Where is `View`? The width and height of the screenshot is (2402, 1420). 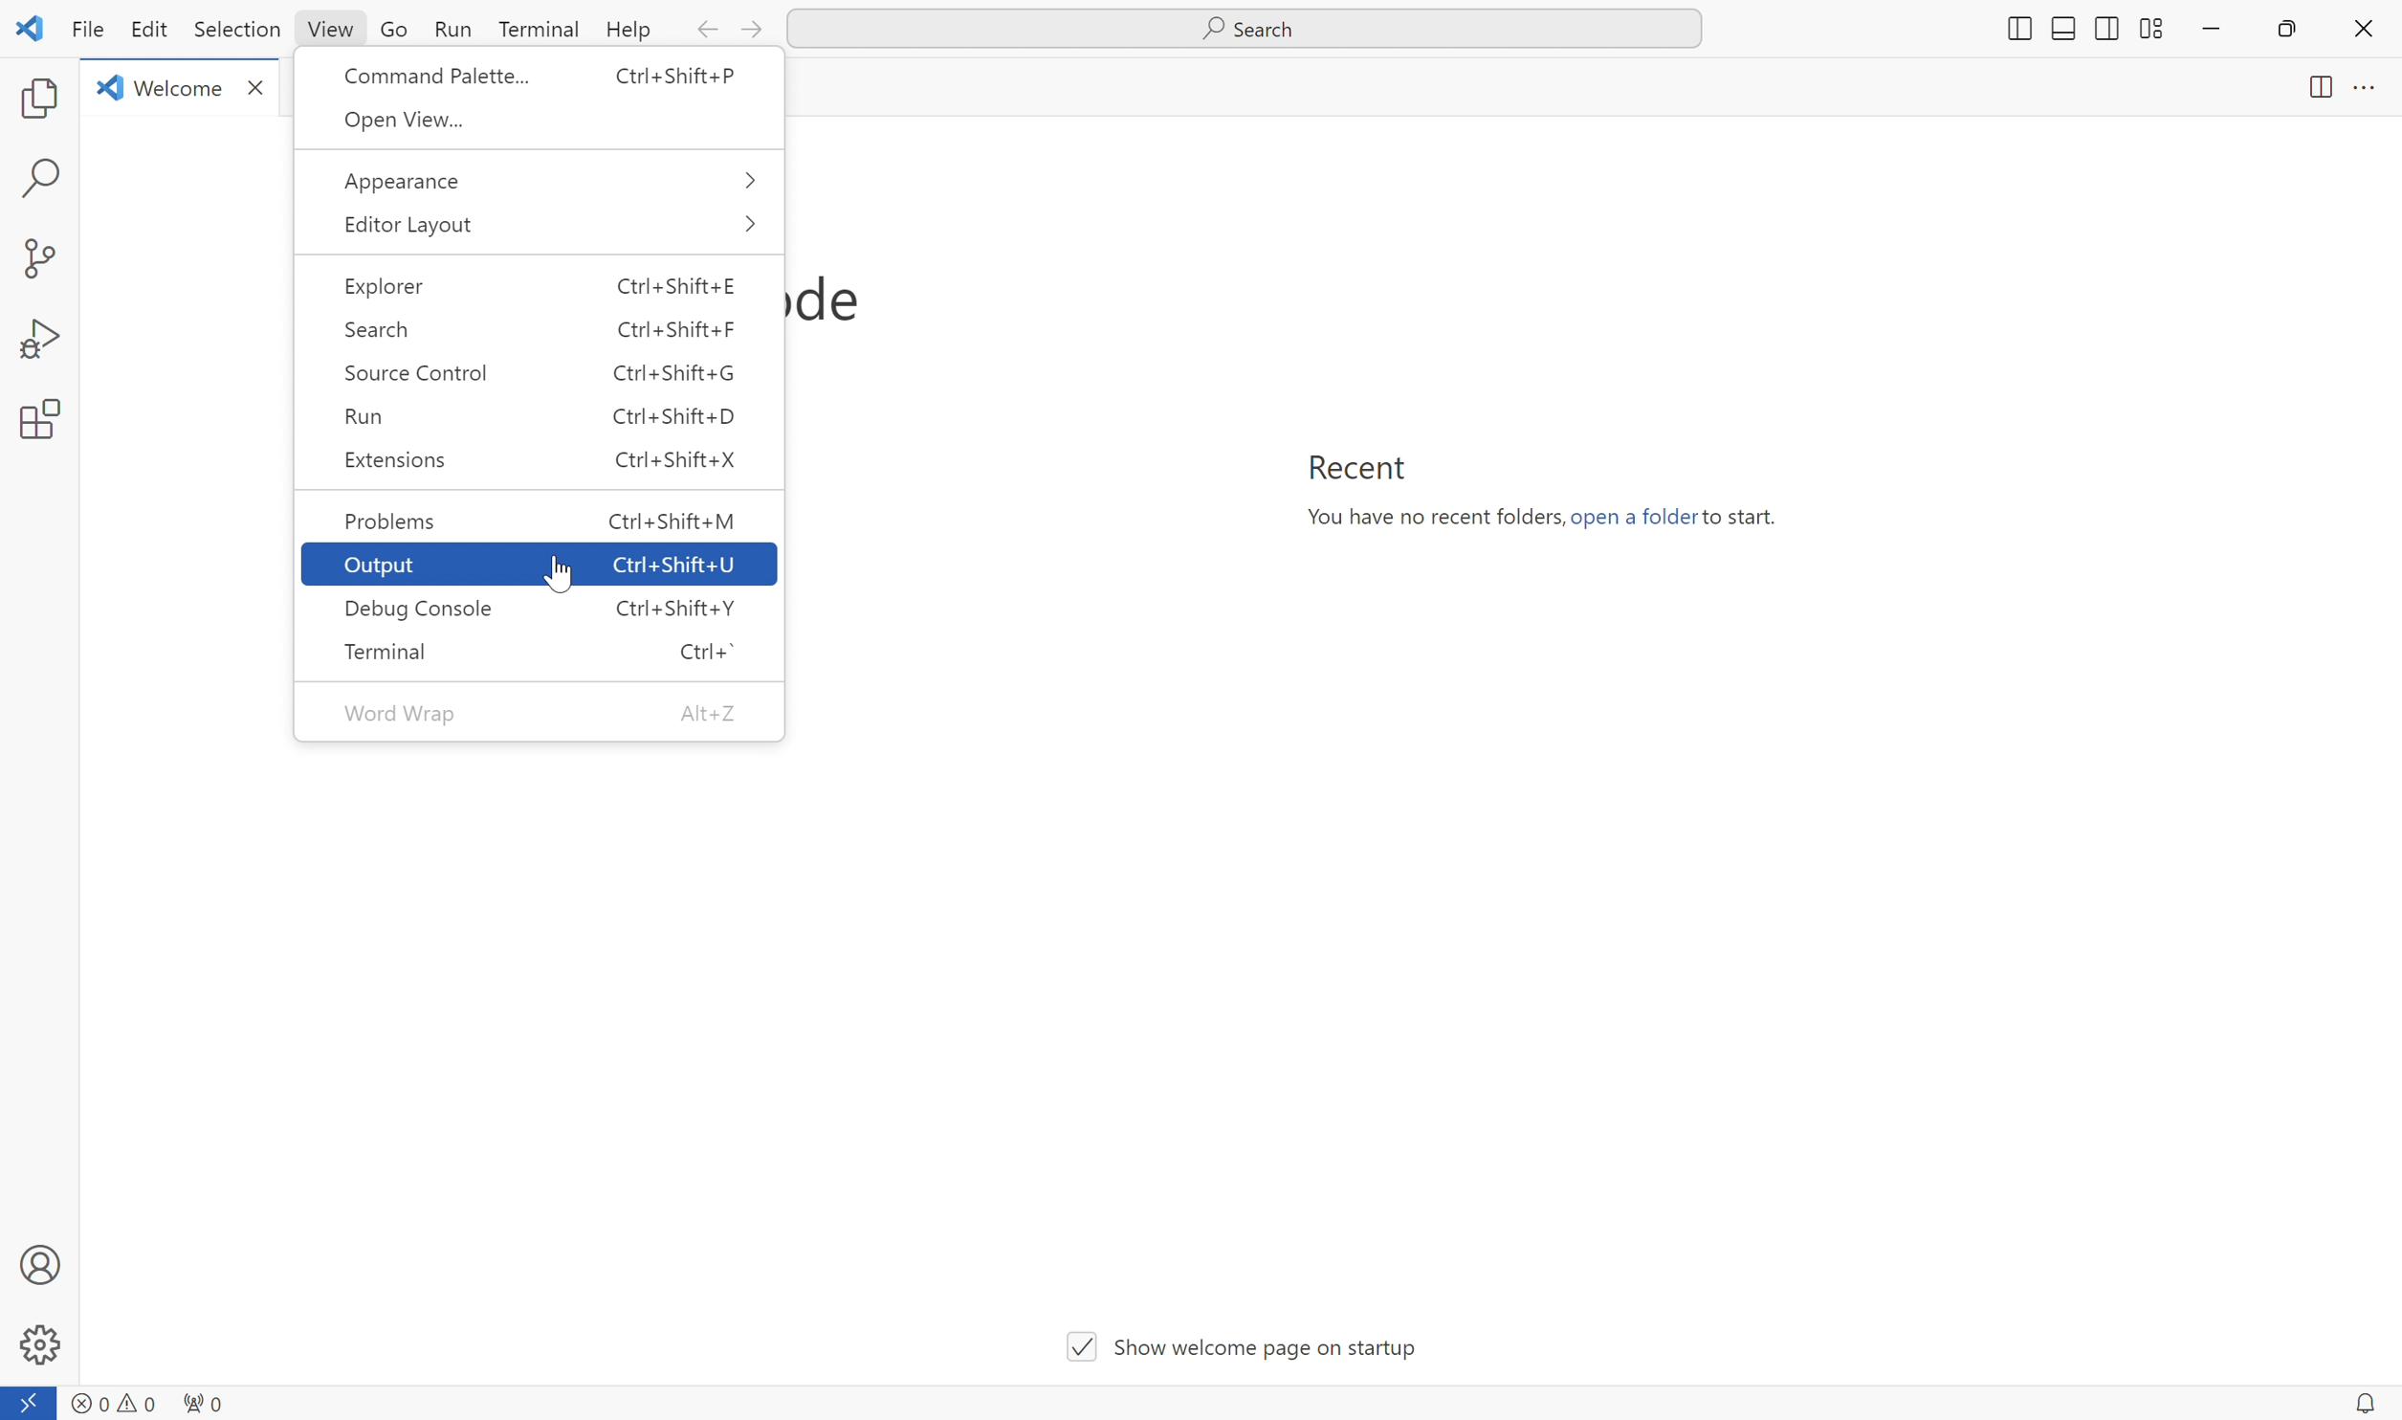 View is located at coordinates (331, 33).